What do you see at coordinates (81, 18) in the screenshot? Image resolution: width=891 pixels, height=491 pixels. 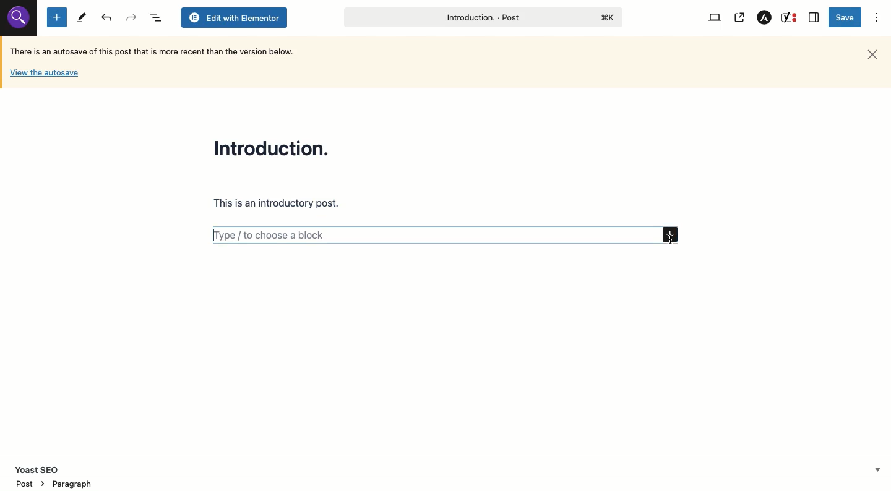 I see `Tools` at bounding box center [81, 18].